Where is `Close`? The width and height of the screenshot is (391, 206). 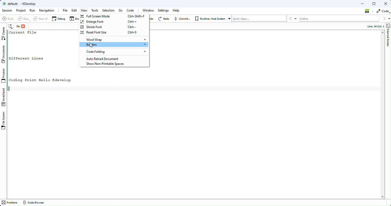 Close is located at coordinates (386, 4).